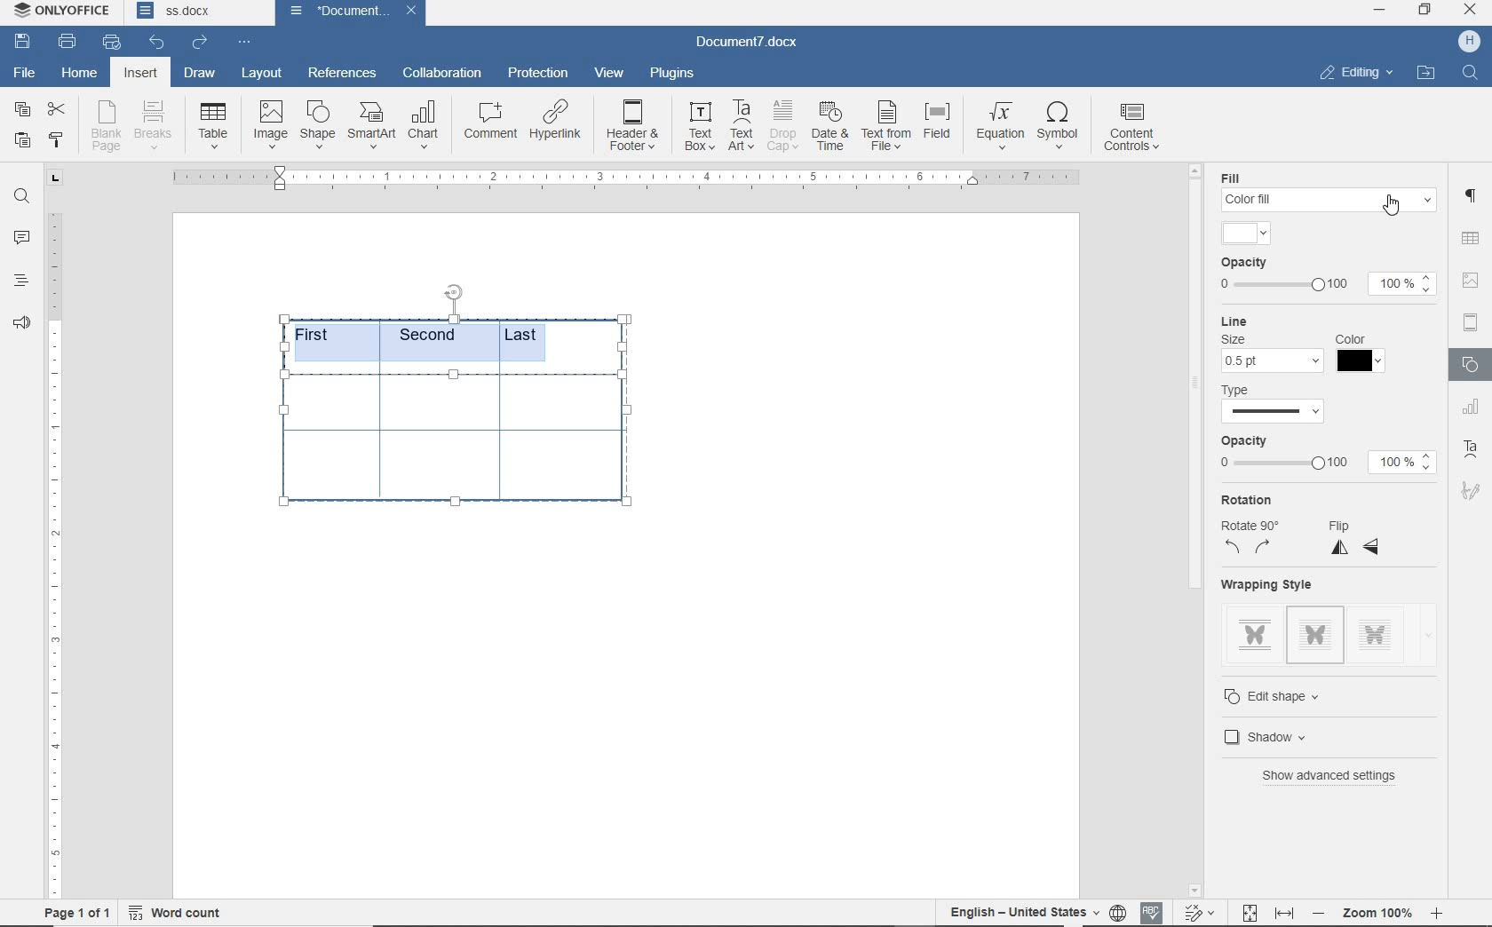 The width and height of the screenshot is (1492, 927). What do you see at coordinates (111, 43) in the screenshot?
I see `quick print` at bounding box center [111, 43].